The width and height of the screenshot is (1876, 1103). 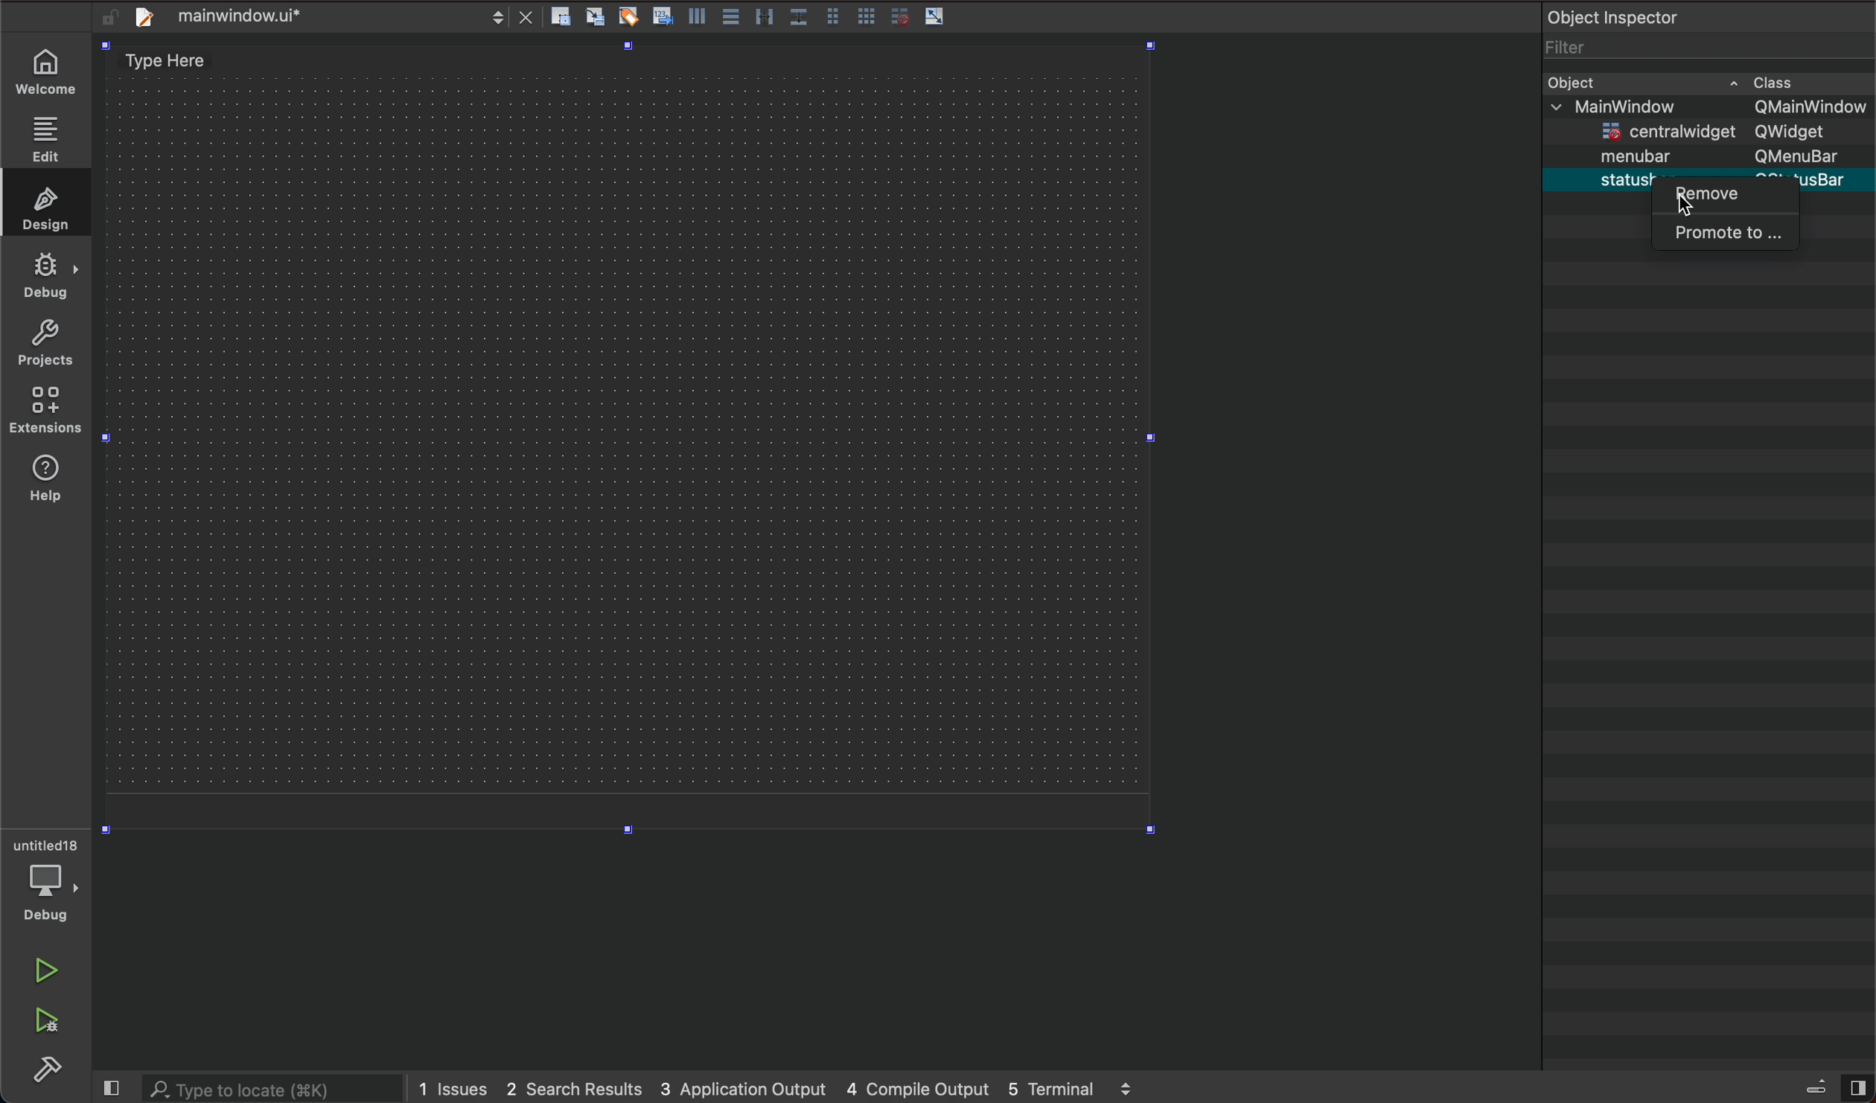 What do you see at coordinates (455, 1085) in the screenshot?
I see `1 issues` at bounding box center [455, 1085].